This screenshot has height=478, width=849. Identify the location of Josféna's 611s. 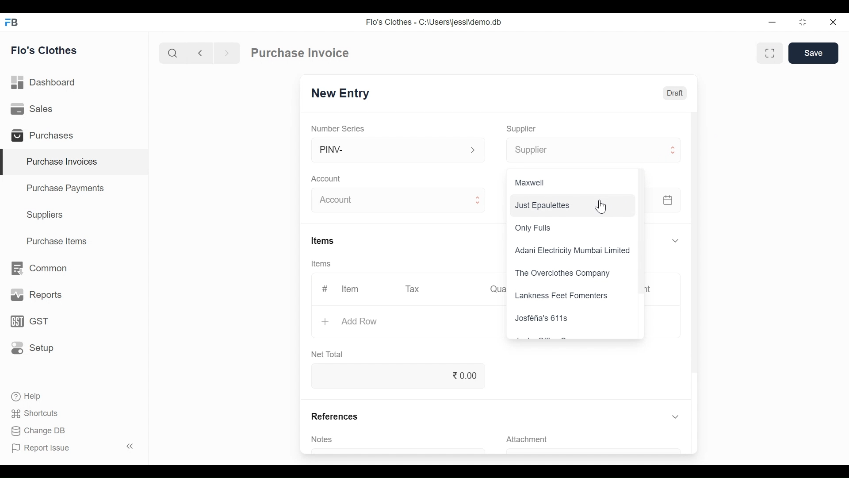
(541, 317).